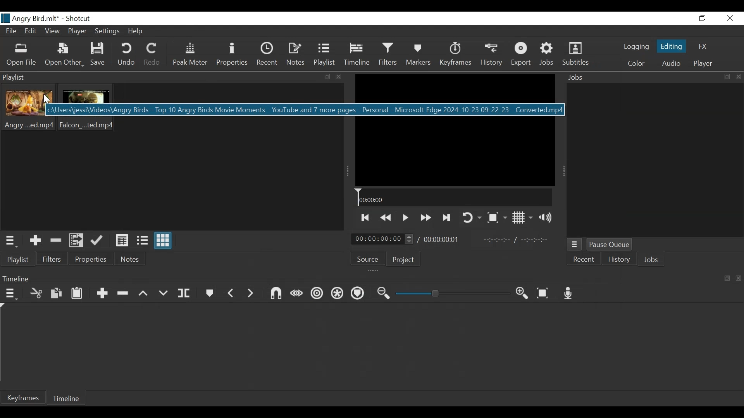 The height and width of the screenshot is (418, 744). Describe the element at coordinates (145, 293) in the screenshot. I see `Lift` at that location.